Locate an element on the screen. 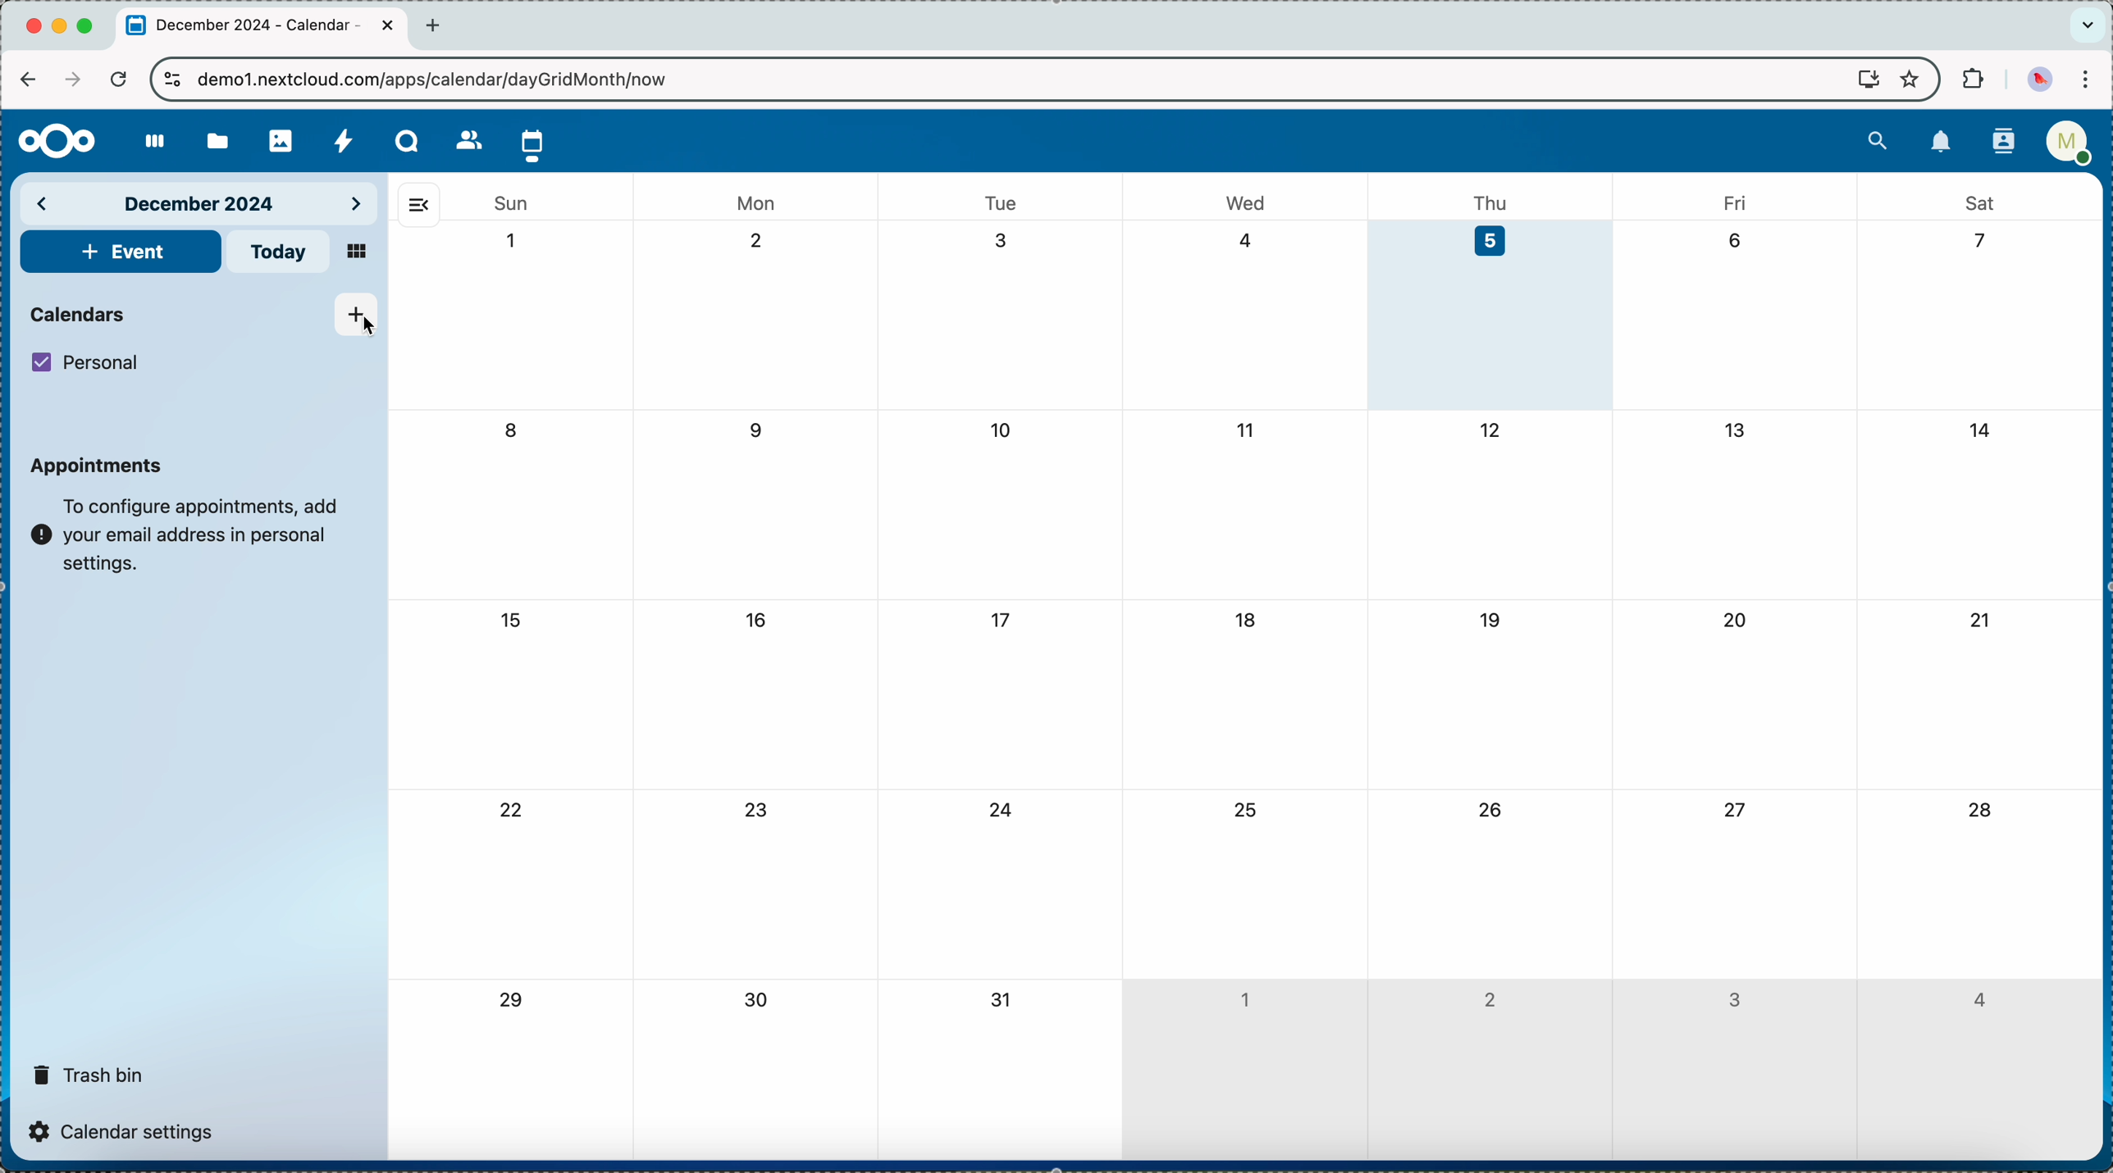 The width and height of the screenshot is (2113, 1173). screen is located at coordinates (1860, 80).